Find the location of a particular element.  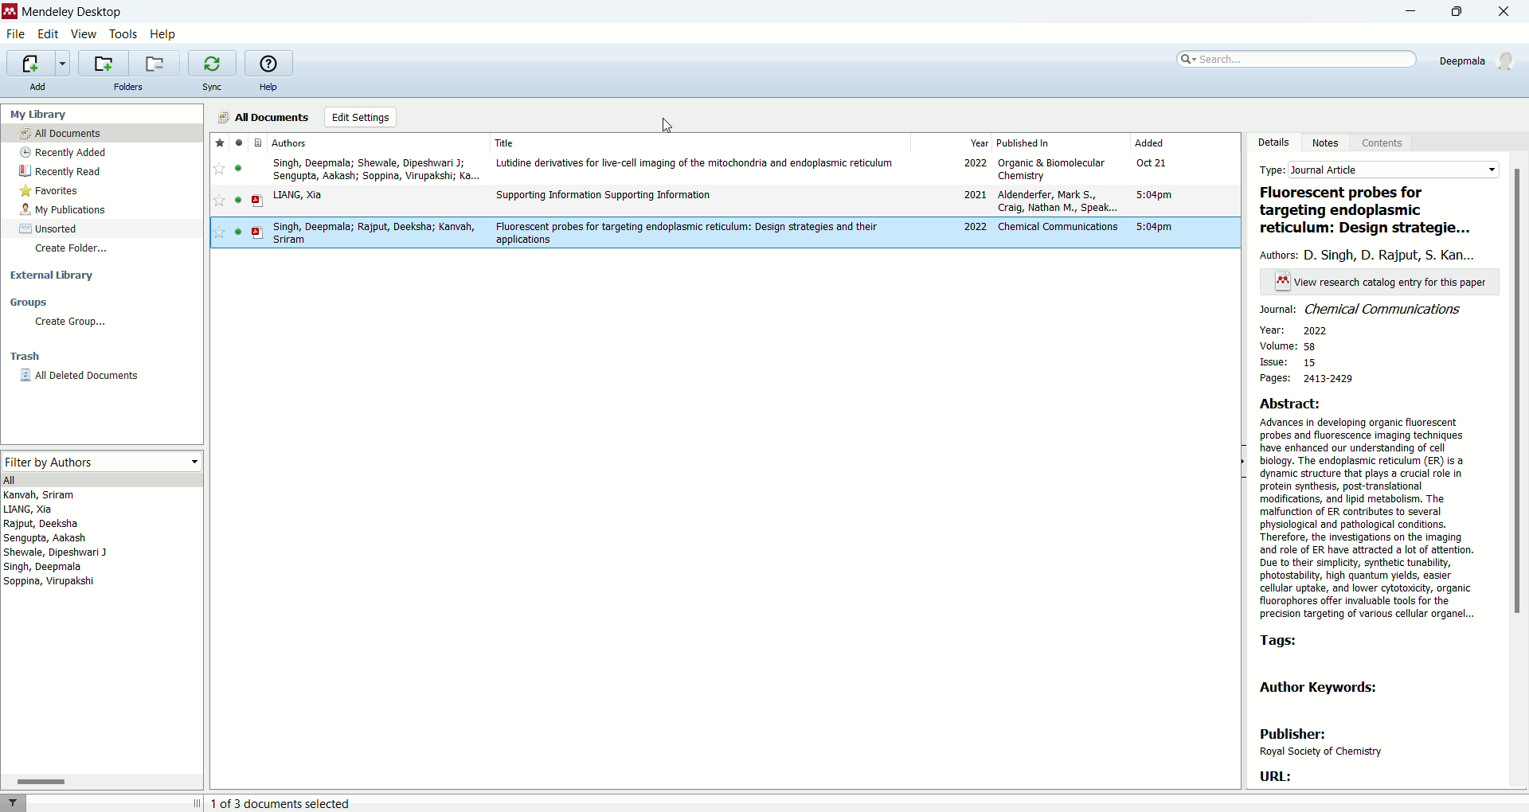

logo is located at coordinates (10, 10).